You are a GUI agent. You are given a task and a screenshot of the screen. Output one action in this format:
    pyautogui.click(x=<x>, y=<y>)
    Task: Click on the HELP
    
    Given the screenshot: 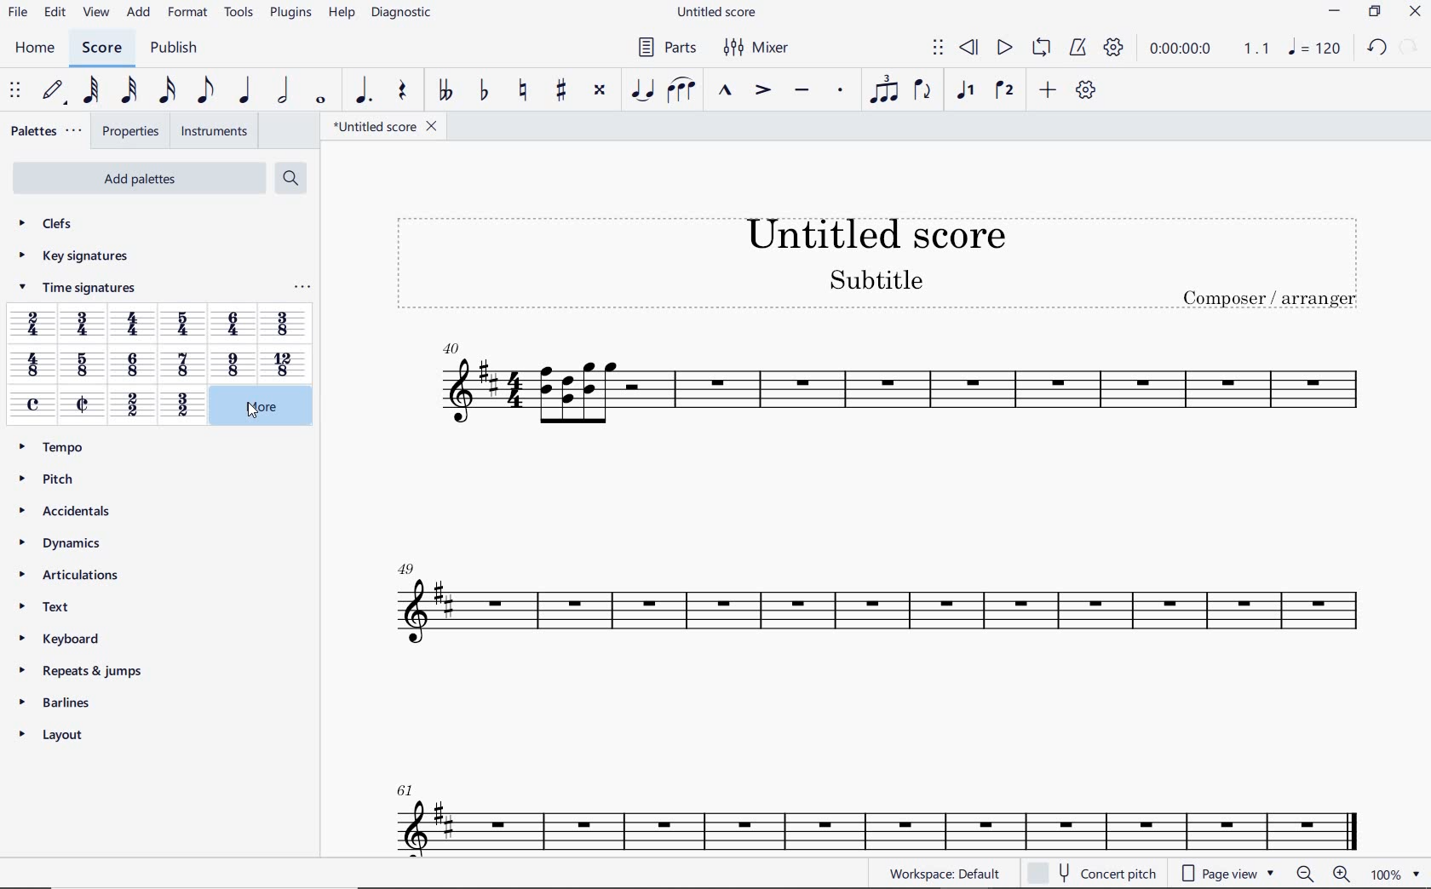 What is the action you would take?
    pyautogui.click(x=341, y=14)
    